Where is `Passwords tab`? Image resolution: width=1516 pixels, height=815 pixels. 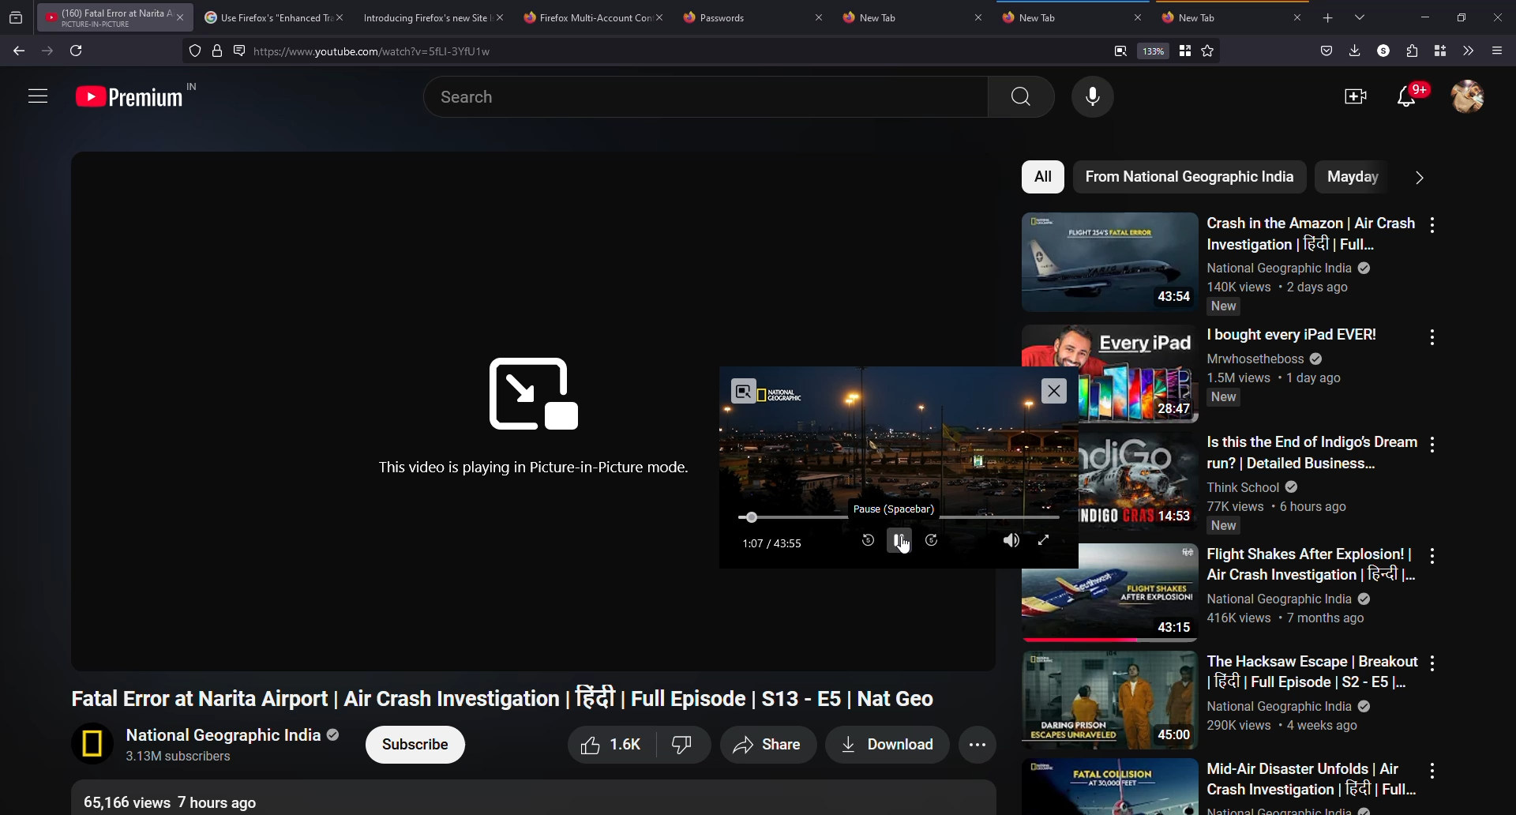
Passwords tab is located at coordinates (720, 19).